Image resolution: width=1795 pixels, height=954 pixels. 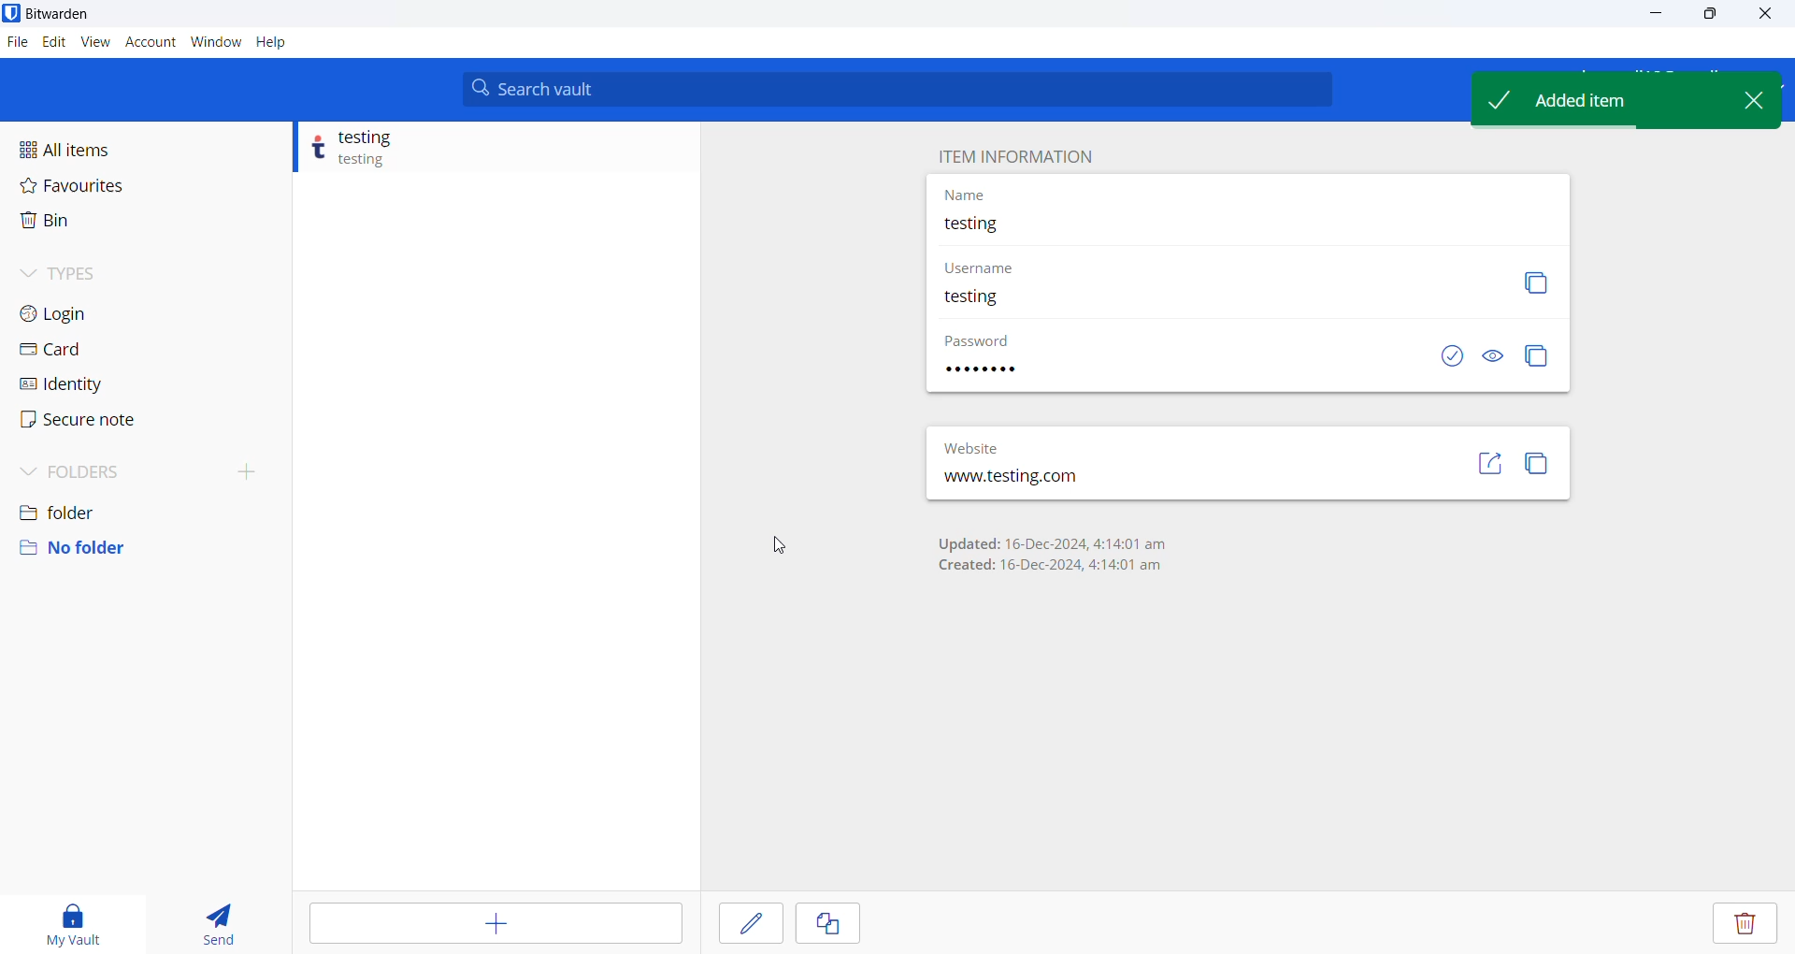 What do you see at coordinates (106, 185) in the screenshot?
I see `favourites` at bounding box center [106, 185].